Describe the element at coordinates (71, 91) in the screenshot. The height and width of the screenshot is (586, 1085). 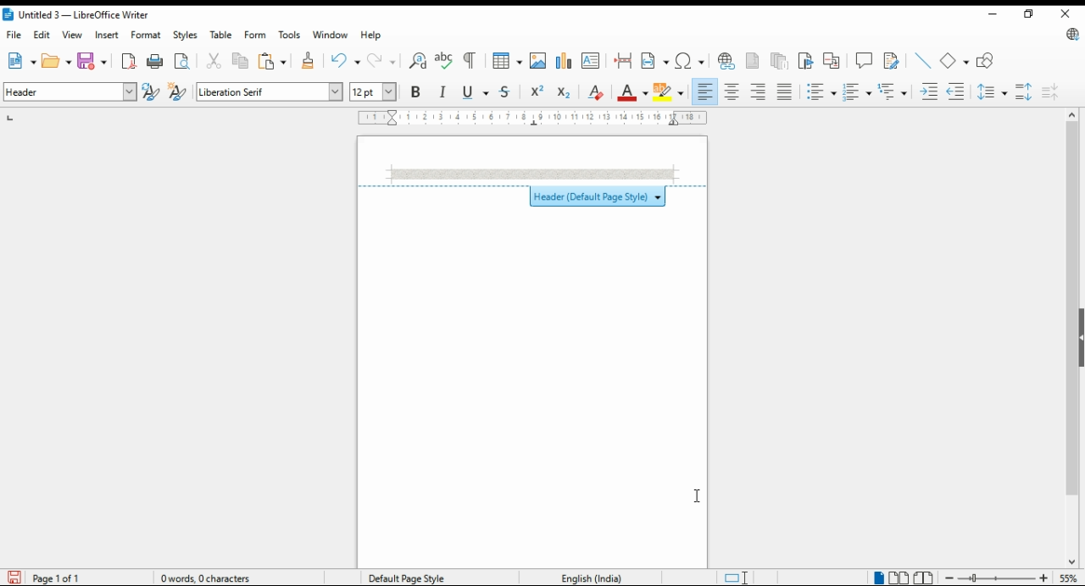
I see `paragraph style` at that location.